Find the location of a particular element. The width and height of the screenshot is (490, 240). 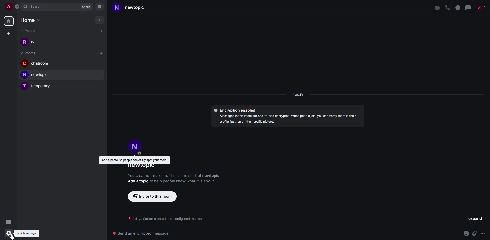

invite to this room is located at coordinates (153, 197).